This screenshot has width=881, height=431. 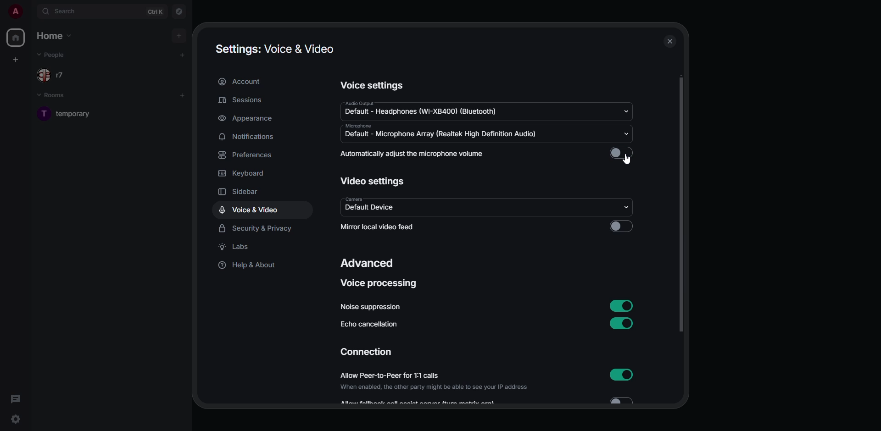 I want to click on advanced, so click(x=368, y=262).